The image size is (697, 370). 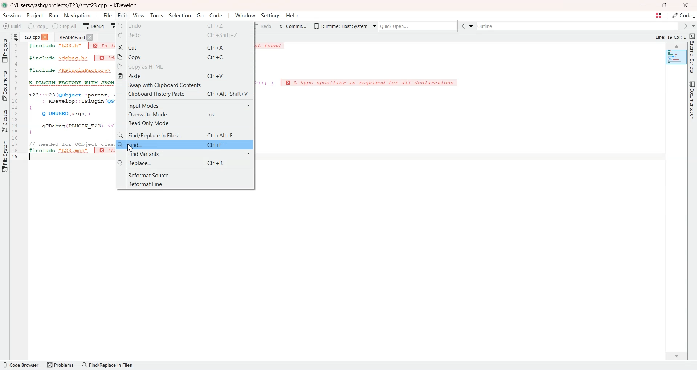 What do you see at coordinates (184, 184) in the screenshot?
I see `Reformat Line` at bounding box center [184, 184].